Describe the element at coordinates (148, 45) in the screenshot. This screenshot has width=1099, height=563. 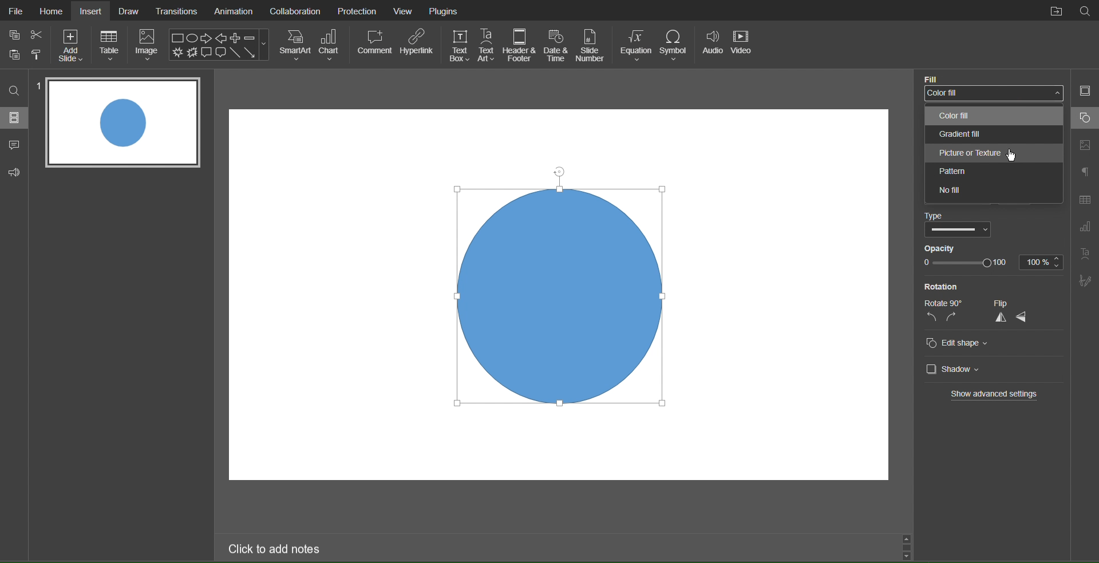
I see `Image` at that location.